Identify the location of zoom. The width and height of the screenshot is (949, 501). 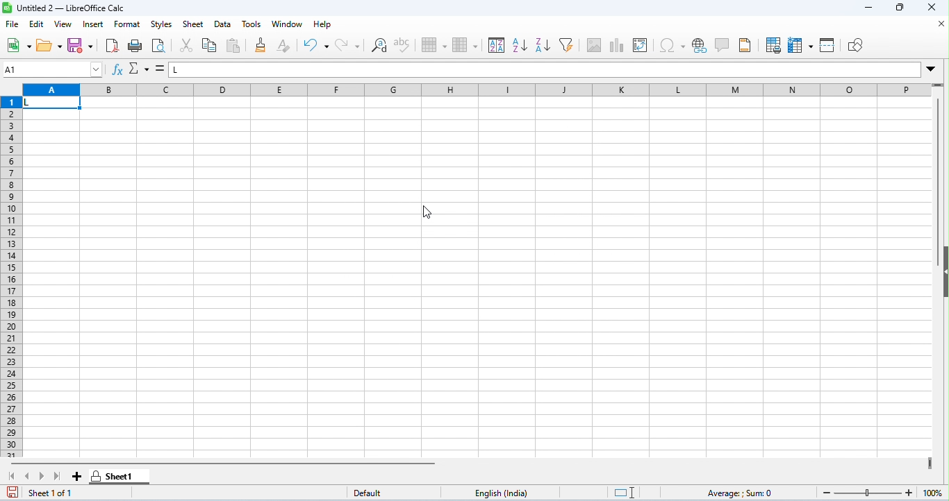
(880, 491).